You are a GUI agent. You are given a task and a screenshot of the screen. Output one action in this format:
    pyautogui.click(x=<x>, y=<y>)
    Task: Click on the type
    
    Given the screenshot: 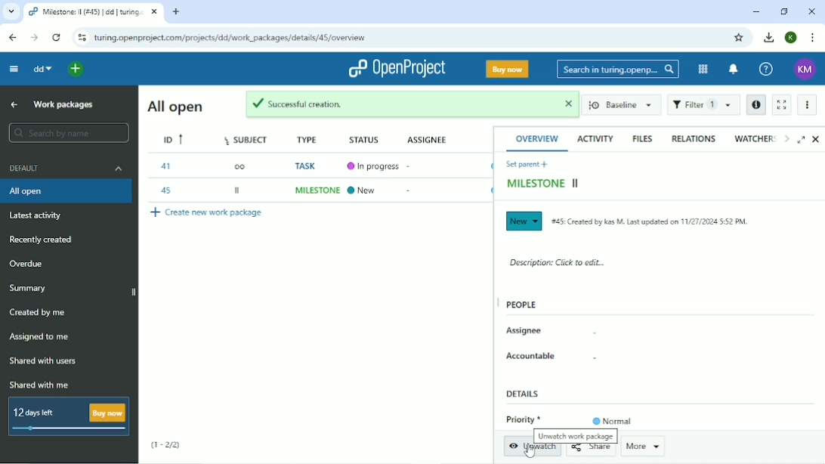 What is the action you would take?
    pyautogui.click(x=310, y=138)
    